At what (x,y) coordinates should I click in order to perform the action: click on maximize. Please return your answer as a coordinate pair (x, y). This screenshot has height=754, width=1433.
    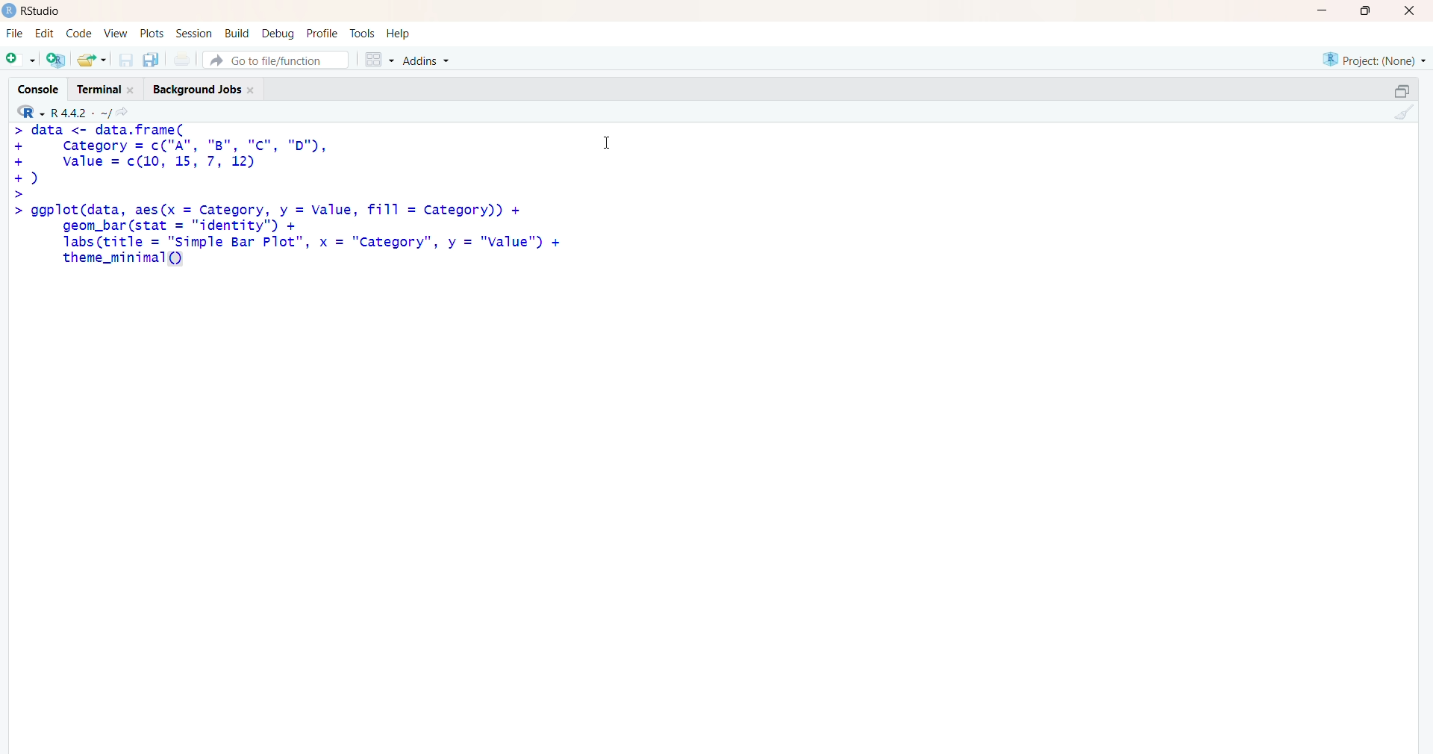
    Looking at the image, I should click on (1370, 10).